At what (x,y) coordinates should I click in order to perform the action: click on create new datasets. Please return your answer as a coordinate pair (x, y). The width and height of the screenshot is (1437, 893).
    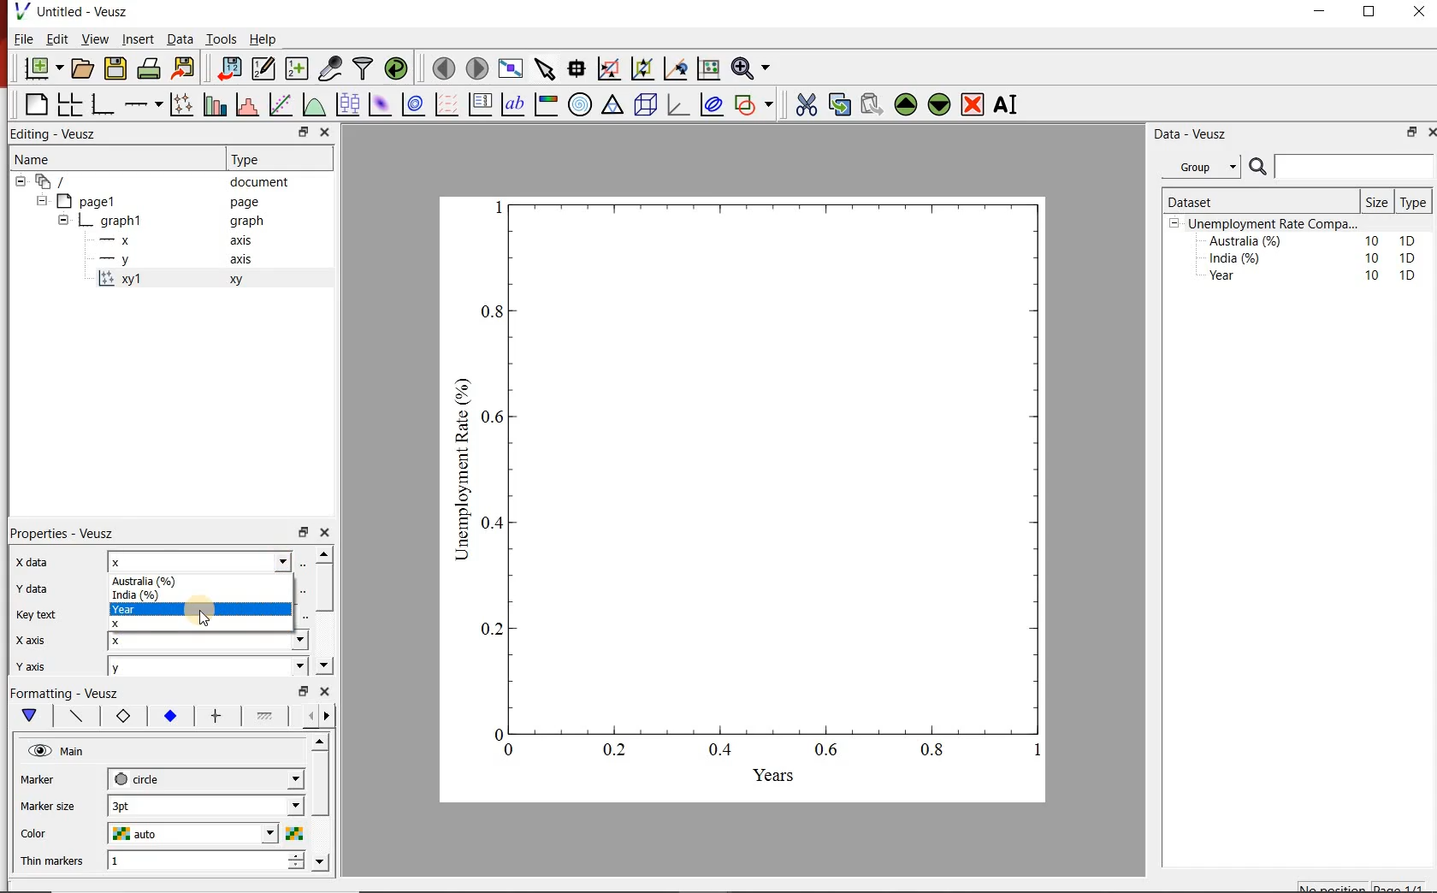
    Looking at the image, I should click on (296, 69).